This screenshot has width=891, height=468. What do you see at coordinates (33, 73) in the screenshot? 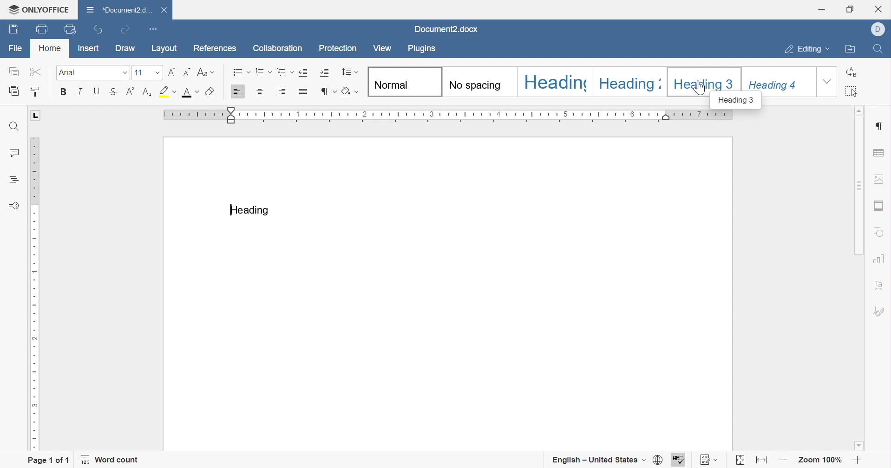
I see `Cut` at bounding box center [33, 73].